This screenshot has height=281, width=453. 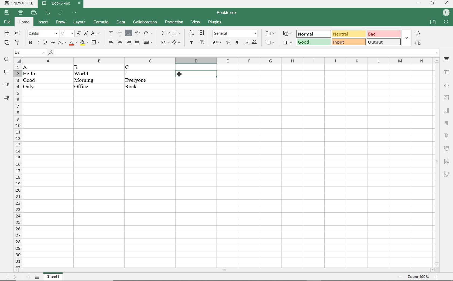 I want to click on sort ascending, so click(x=191, y=33).